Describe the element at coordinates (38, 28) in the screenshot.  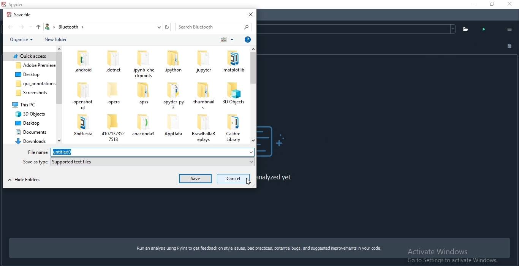
I see `up folder` at that location.